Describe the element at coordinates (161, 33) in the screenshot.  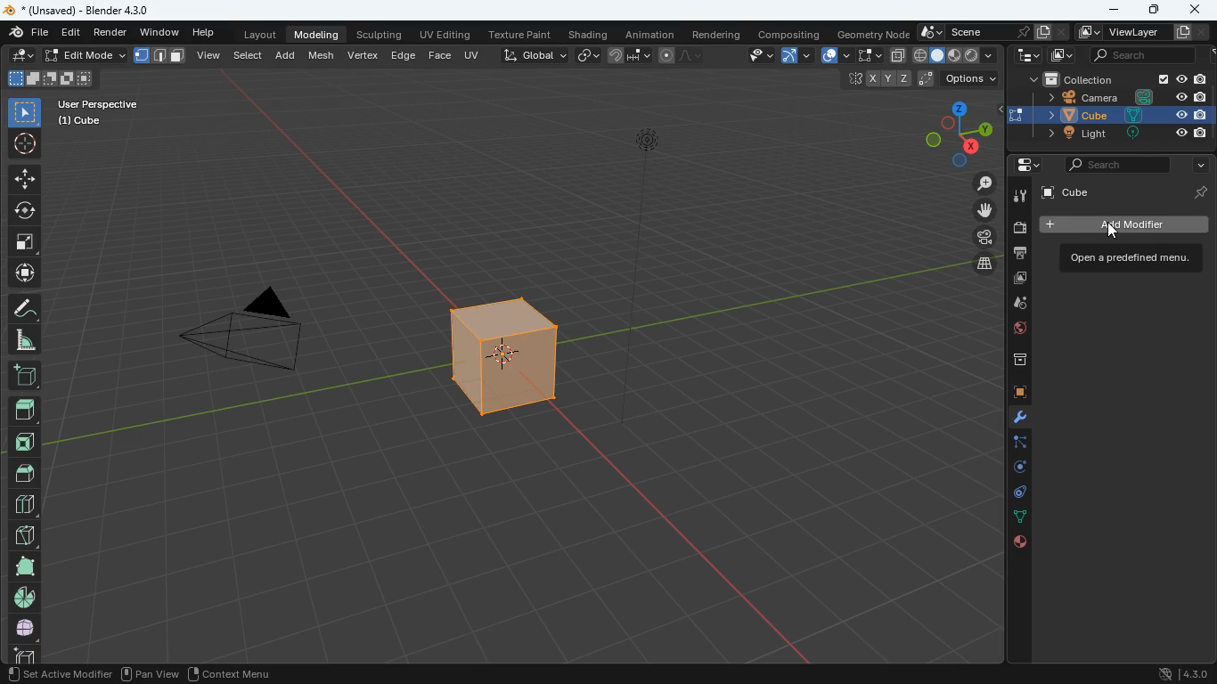
I see `window` at that location.